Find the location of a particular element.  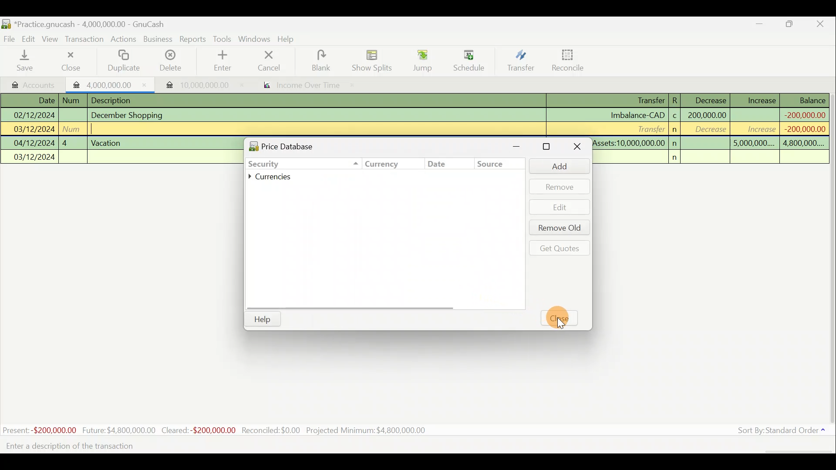

Balance is located at coordinates (805, 100).